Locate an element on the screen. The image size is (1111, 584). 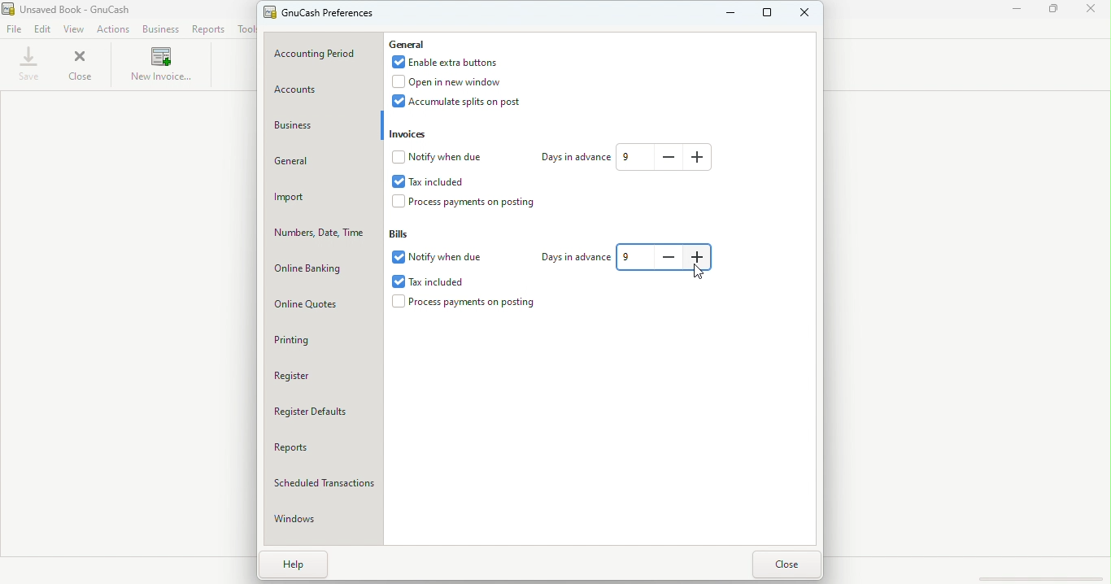
Enable extra buttons is located at coordinates (451, 63).